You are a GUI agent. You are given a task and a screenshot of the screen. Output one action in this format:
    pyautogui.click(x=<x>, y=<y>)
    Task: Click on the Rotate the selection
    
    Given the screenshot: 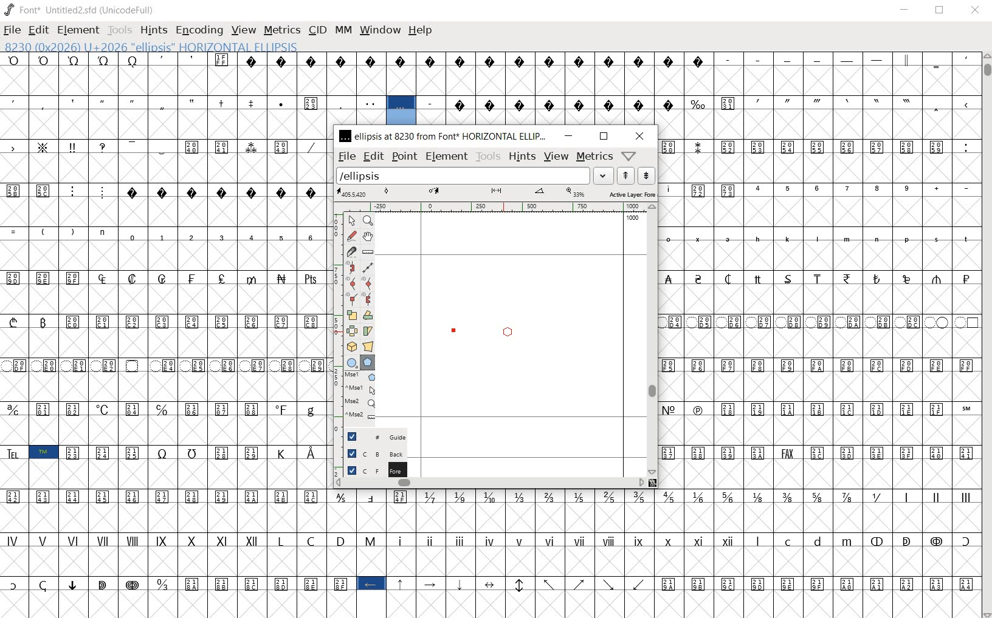 What is the action you would take?
    pyautogui.click(x=368, y=316)
    